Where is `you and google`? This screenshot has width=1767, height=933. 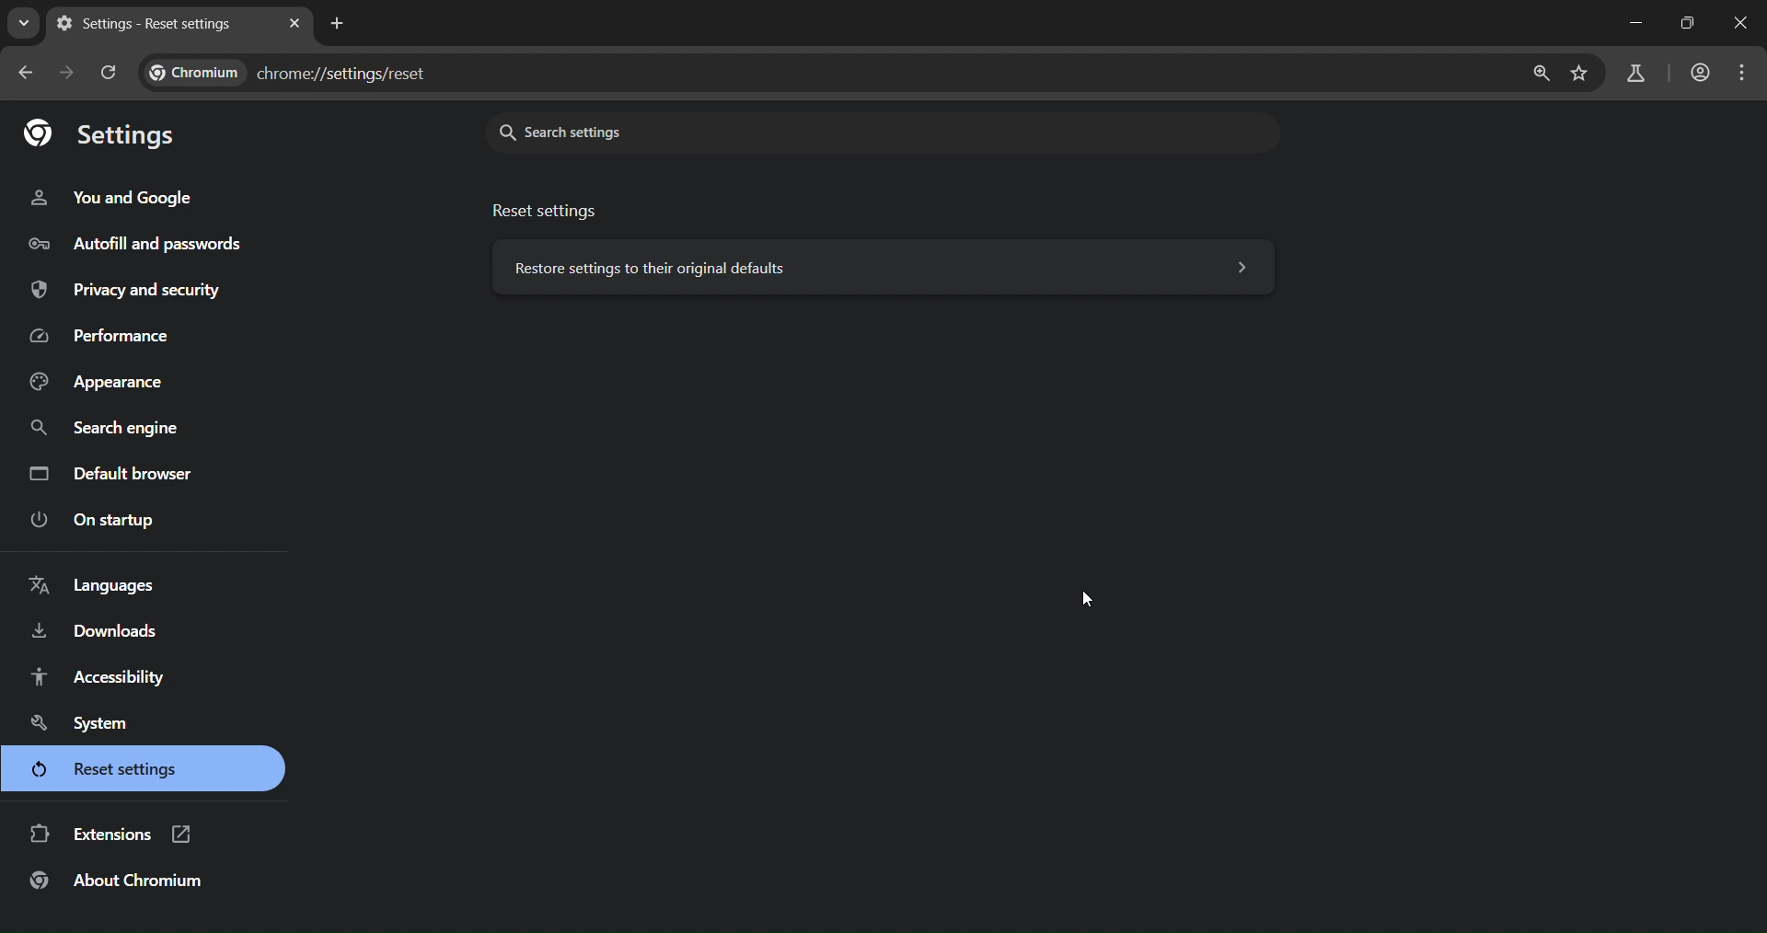 you and google is located at coordinates (117, 196).